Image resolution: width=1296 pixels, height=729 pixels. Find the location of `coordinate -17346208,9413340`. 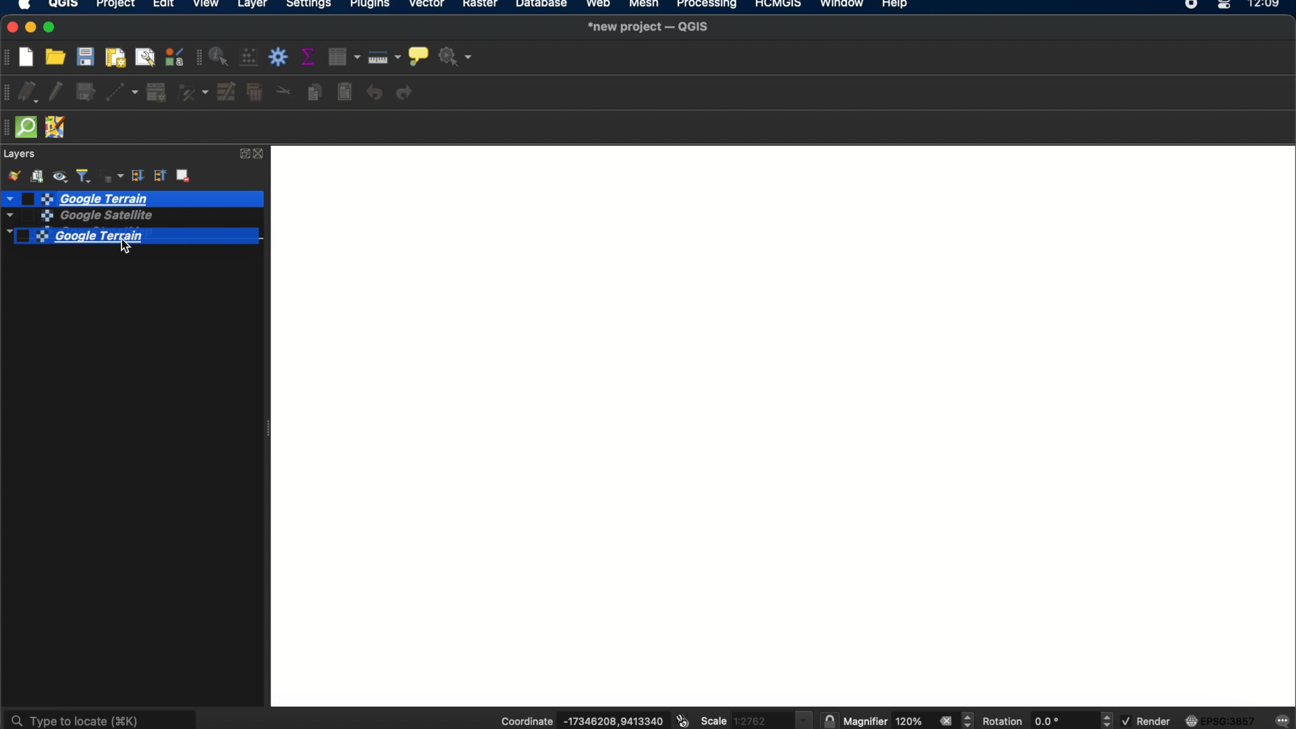

coordinate -17346208,9413340 is located at coordinates (577, 722).